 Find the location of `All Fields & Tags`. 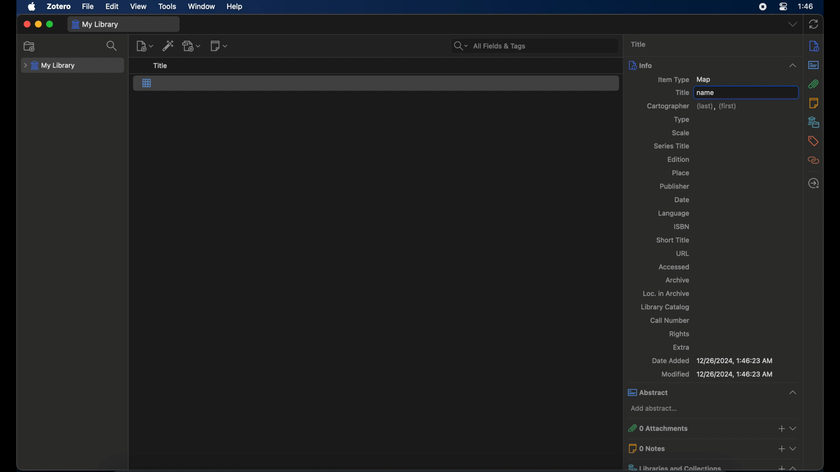

All Fields & Tags is located at coordinates (535, 45).